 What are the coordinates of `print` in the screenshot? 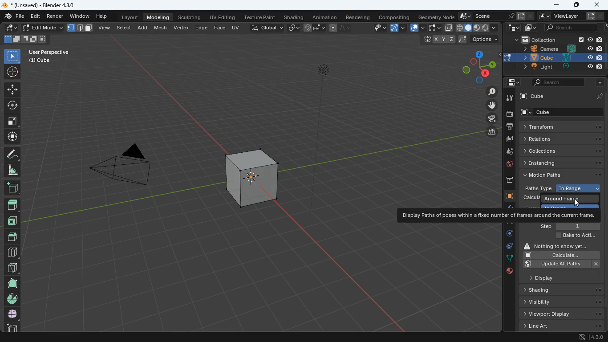 It's located at (509, 127).